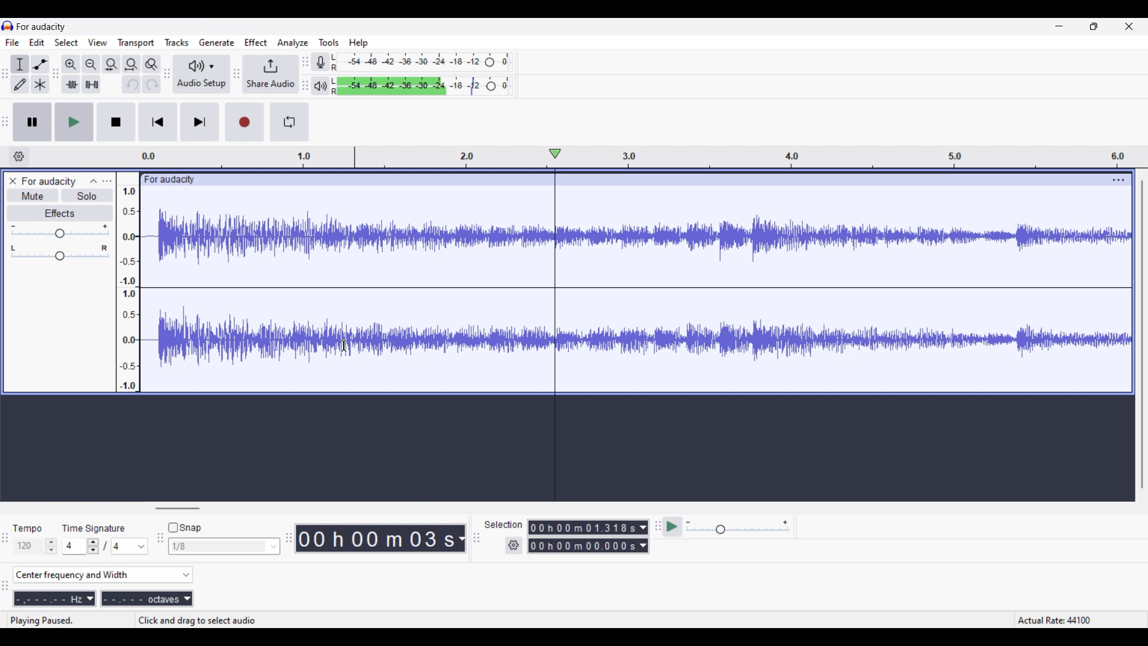 The height and width of the screenshot is (646, 1148). Describe the element at coordinates (319, 86) in the screenshot. I see `Playback meter` at that location.